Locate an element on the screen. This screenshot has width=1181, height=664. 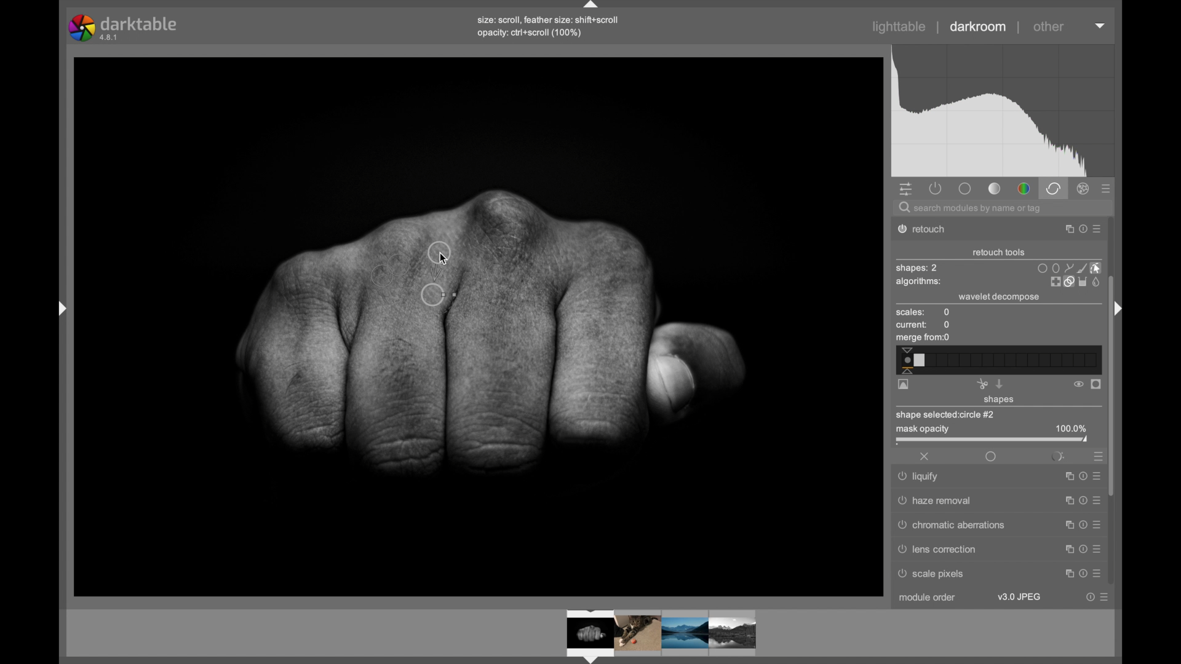
shape selected:circle #2 is located at coordinates (950, 414).